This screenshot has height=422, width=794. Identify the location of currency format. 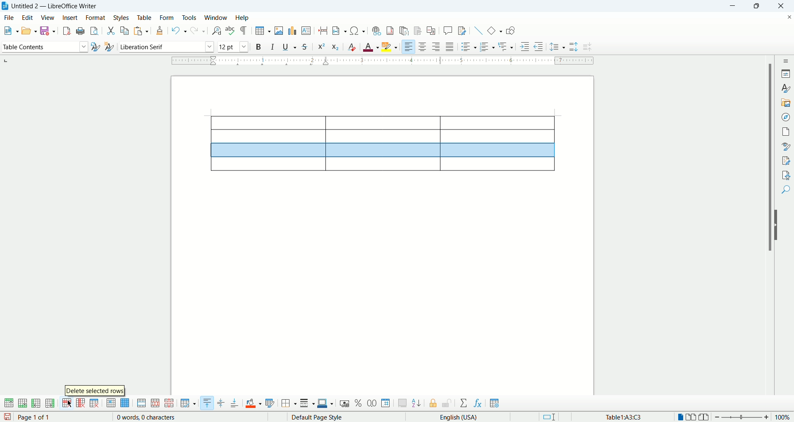
(345, 405).